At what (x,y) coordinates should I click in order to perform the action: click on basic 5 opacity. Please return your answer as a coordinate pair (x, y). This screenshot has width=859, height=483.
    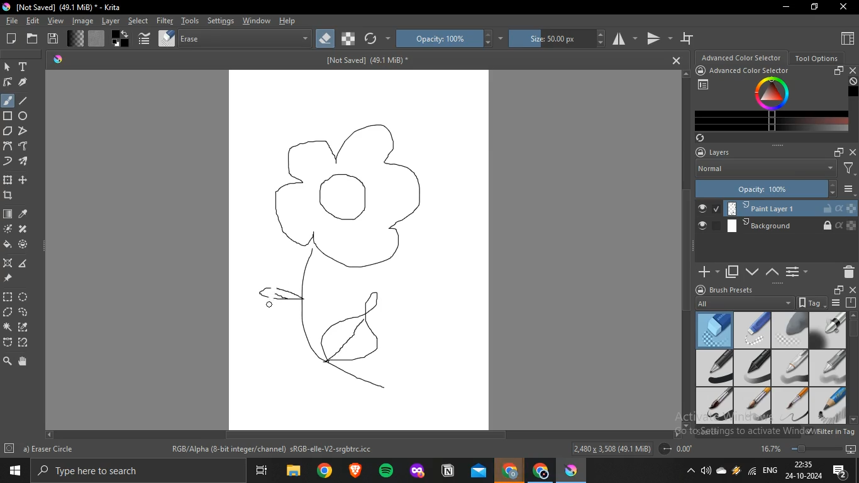
    Looking at the image, I should click on (751, 406).